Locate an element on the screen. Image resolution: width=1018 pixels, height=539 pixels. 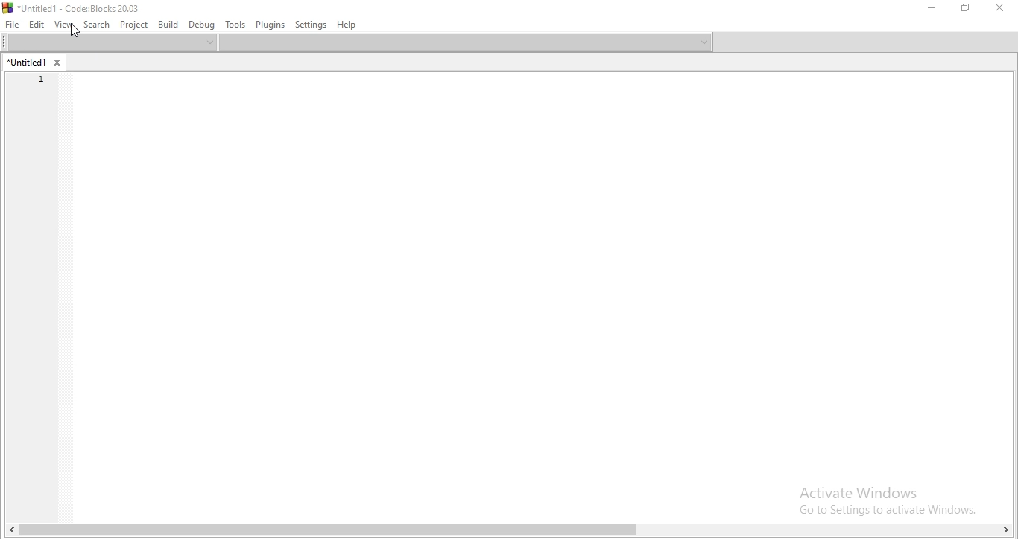
Minimise is located at coordinates (932, 9).